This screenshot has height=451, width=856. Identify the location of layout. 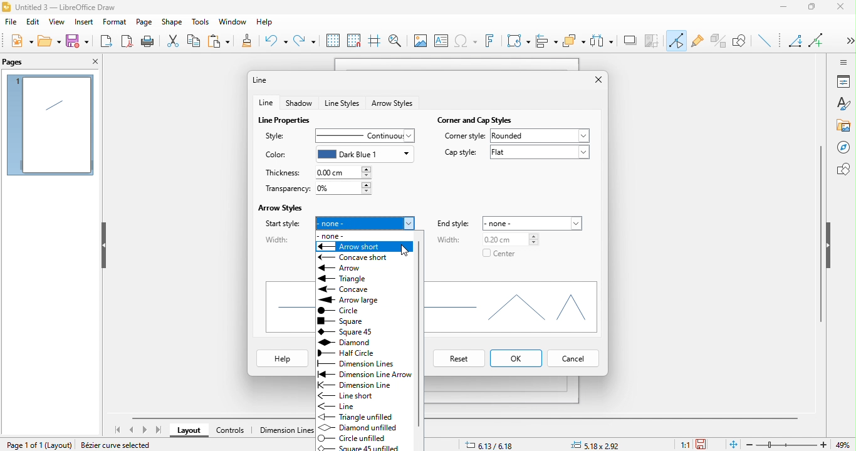
(189, 432).